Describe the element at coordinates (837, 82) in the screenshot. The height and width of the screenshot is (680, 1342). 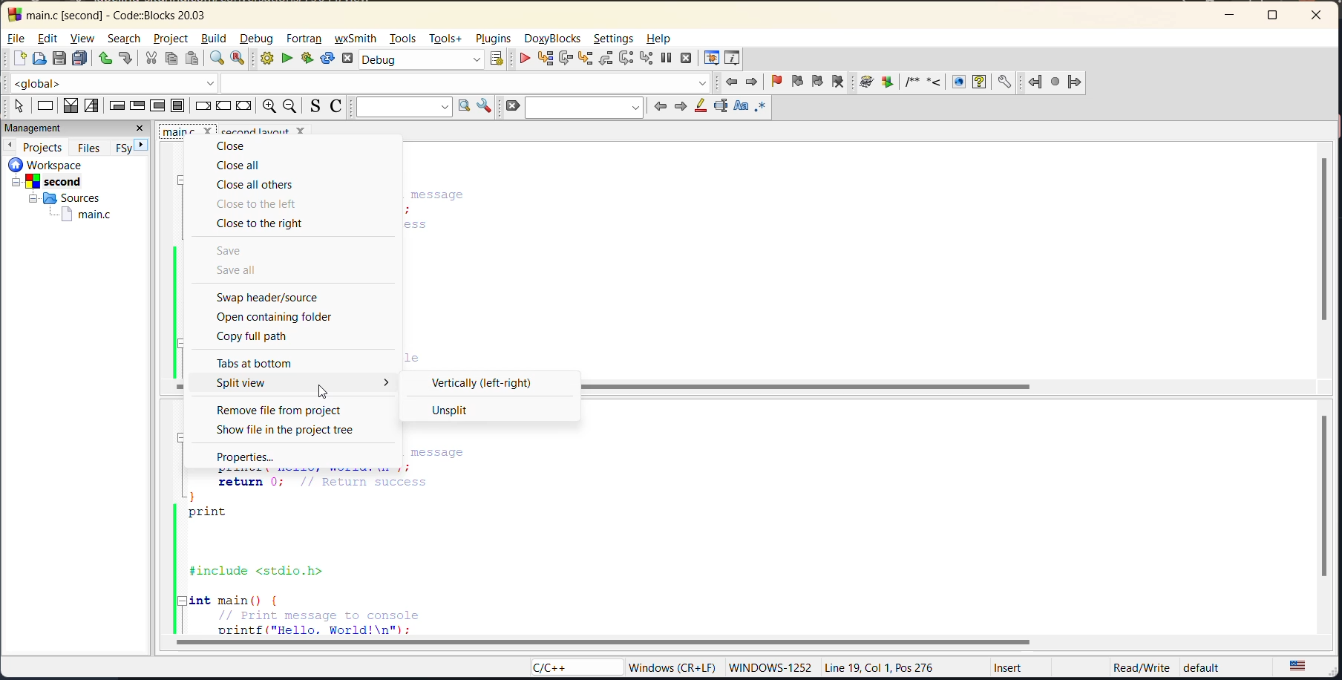
I see `clear bookmark` at that location.